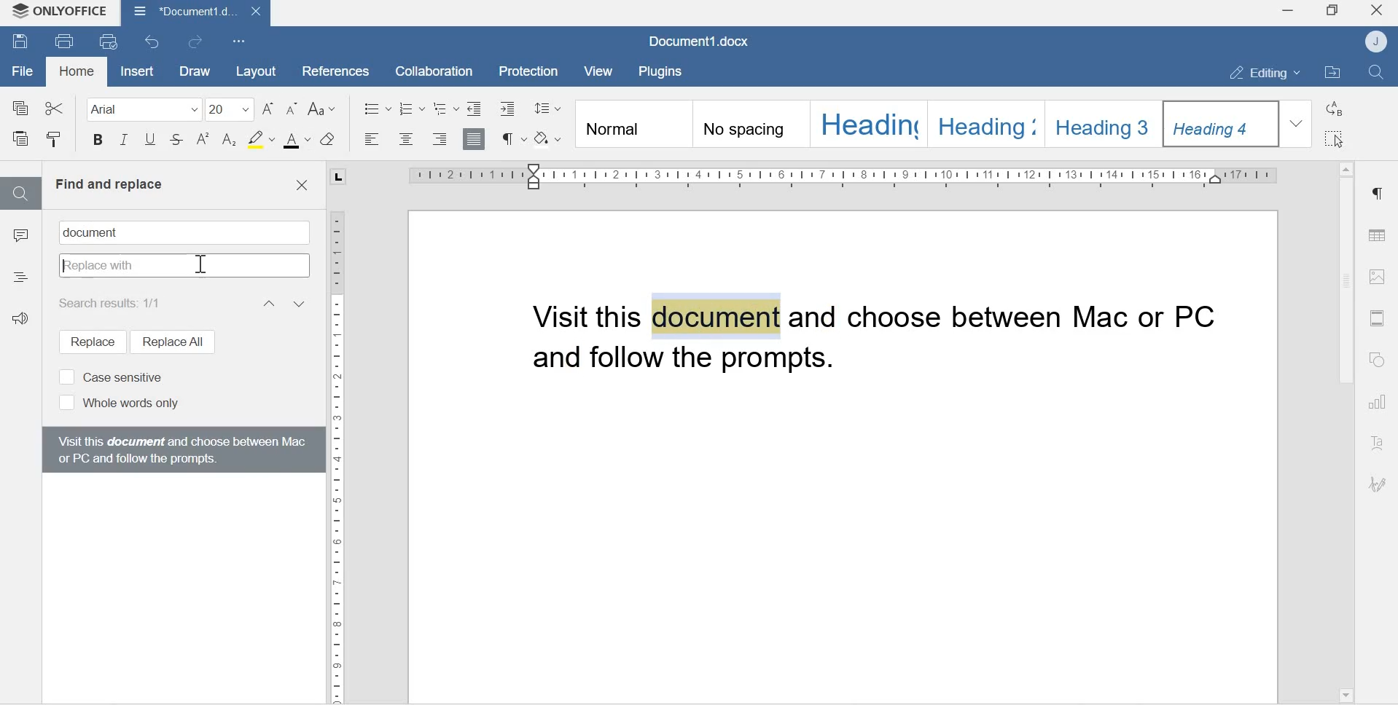 Image resolution: width=1398 pixels, height=705 pixels. I want to click on Replace all, so click(171, 341).